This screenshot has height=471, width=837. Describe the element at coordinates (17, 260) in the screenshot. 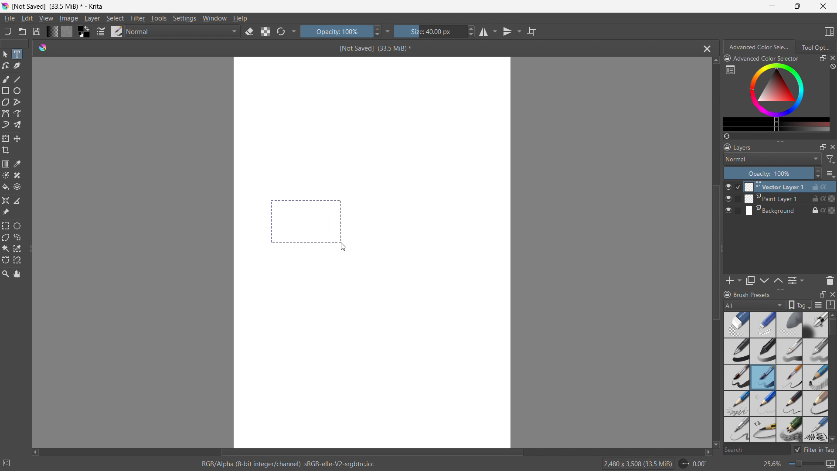

I see `magnetic curve selection tool` at that location.